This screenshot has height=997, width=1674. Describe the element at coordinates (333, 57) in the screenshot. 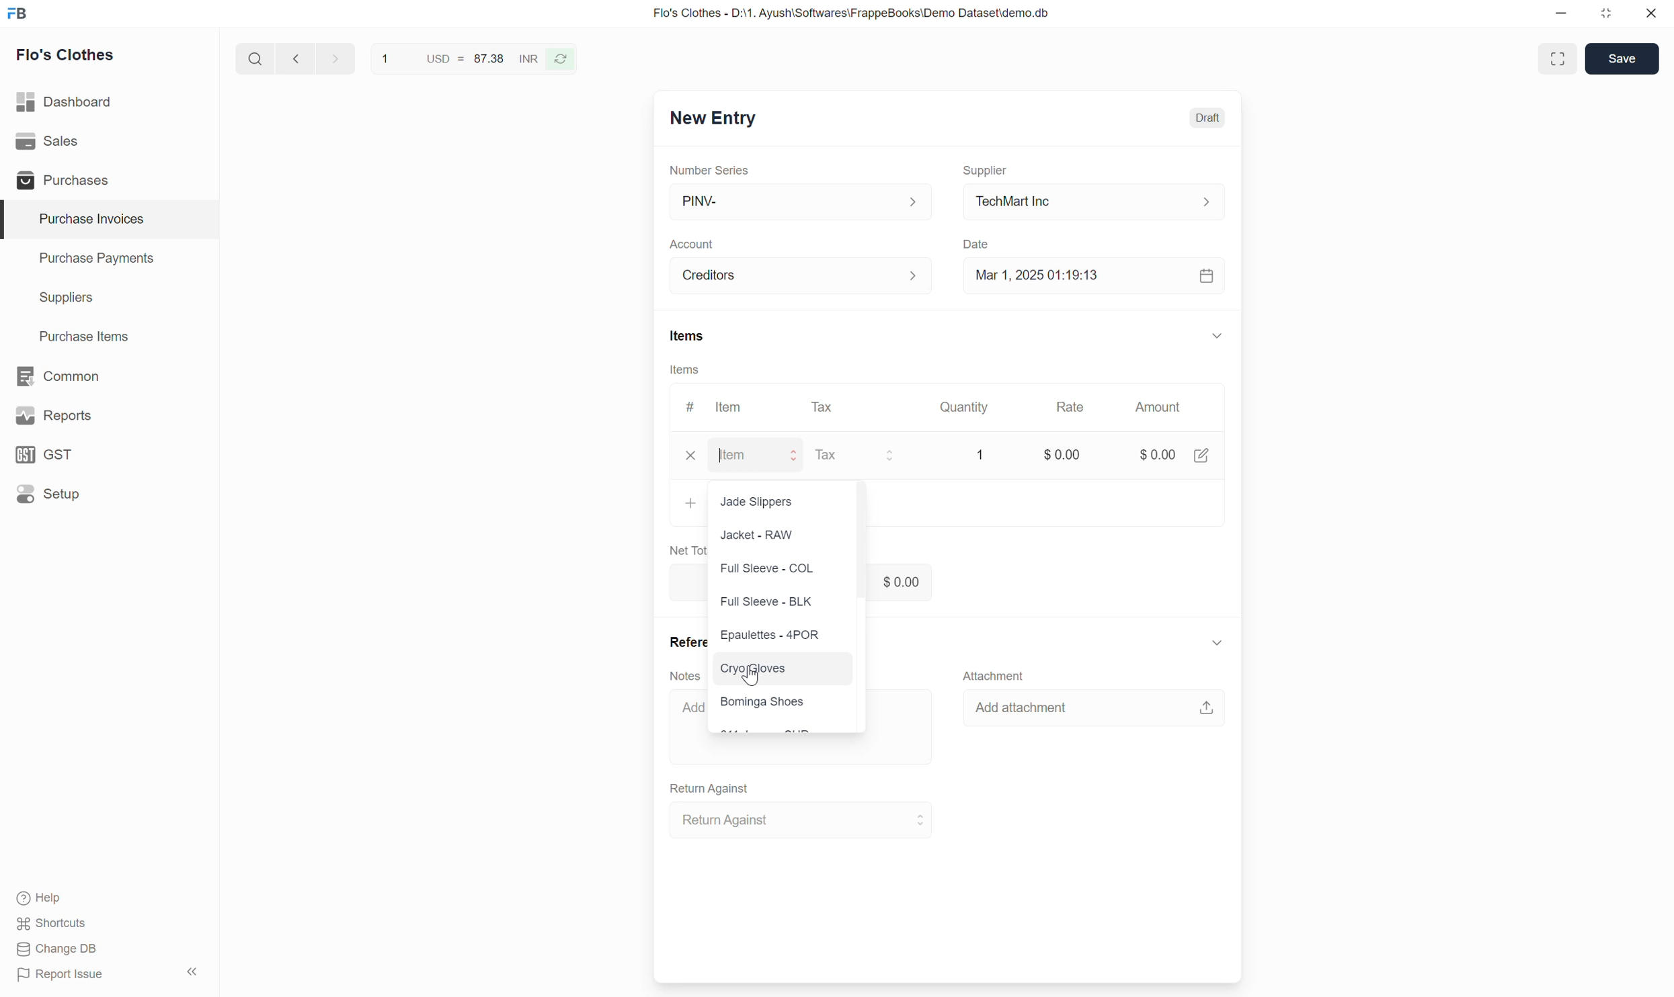

I see `previous` at that location.